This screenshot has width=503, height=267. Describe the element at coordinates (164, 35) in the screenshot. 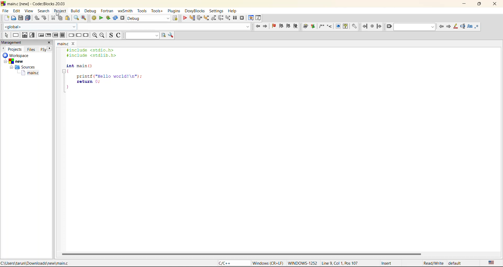

I see `run search` at that location.